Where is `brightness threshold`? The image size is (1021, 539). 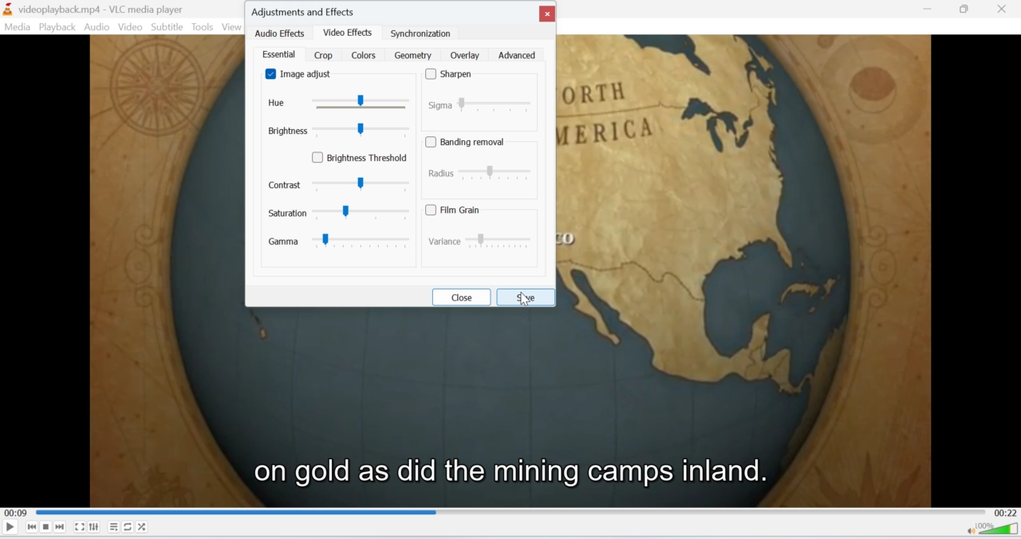
brightness threshold is located at coordinates (363, 157).